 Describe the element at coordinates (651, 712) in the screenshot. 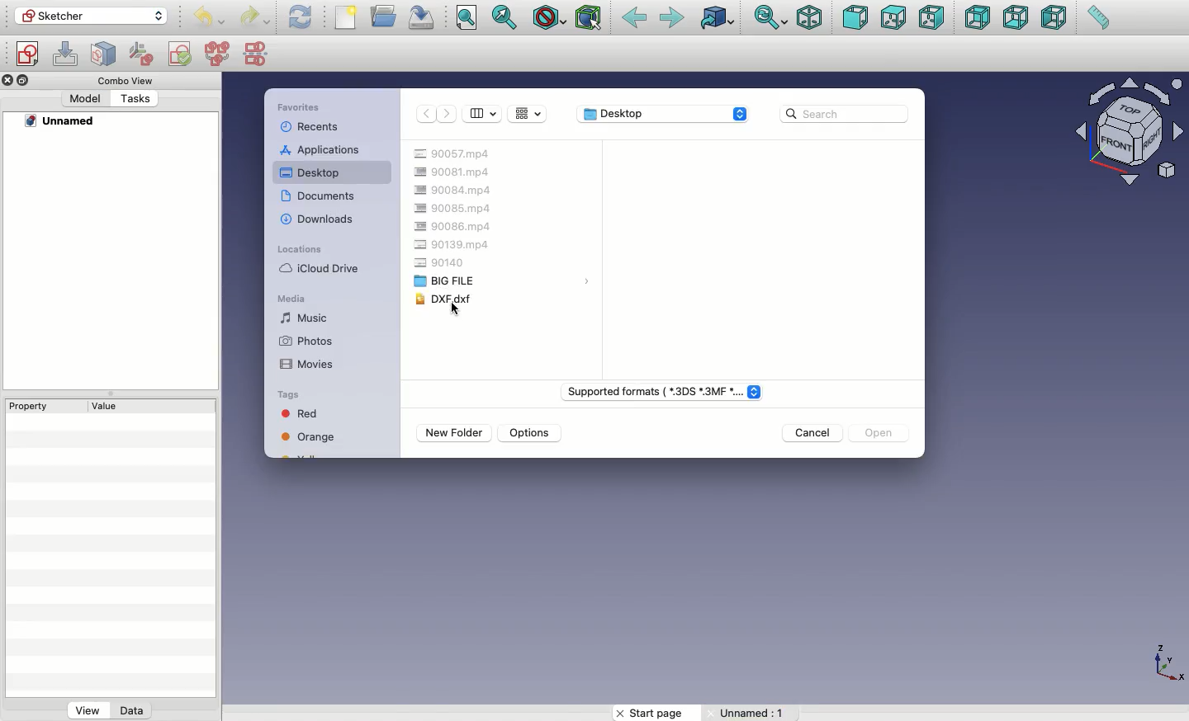

I see `Start page` at that location.